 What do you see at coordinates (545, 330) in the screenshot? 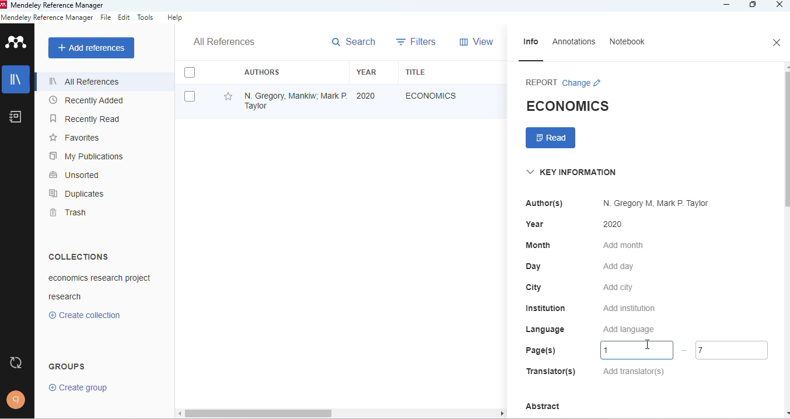
I see `` at bounding box center [545, 330].